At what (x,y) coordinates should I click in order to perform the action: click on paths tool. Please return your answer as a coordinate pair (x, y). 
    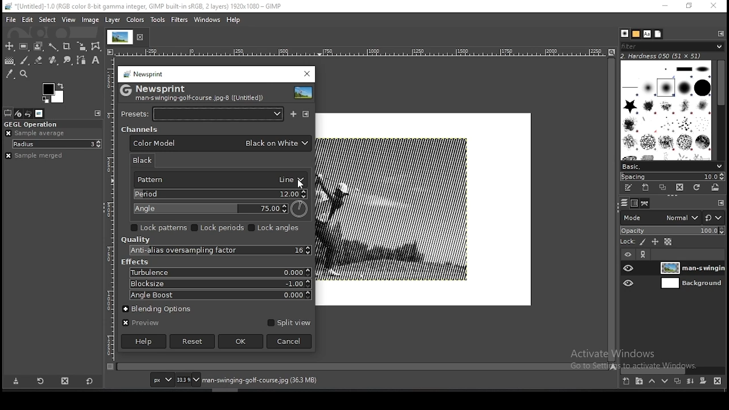
    Looking at the image, I should click on (80, 60).